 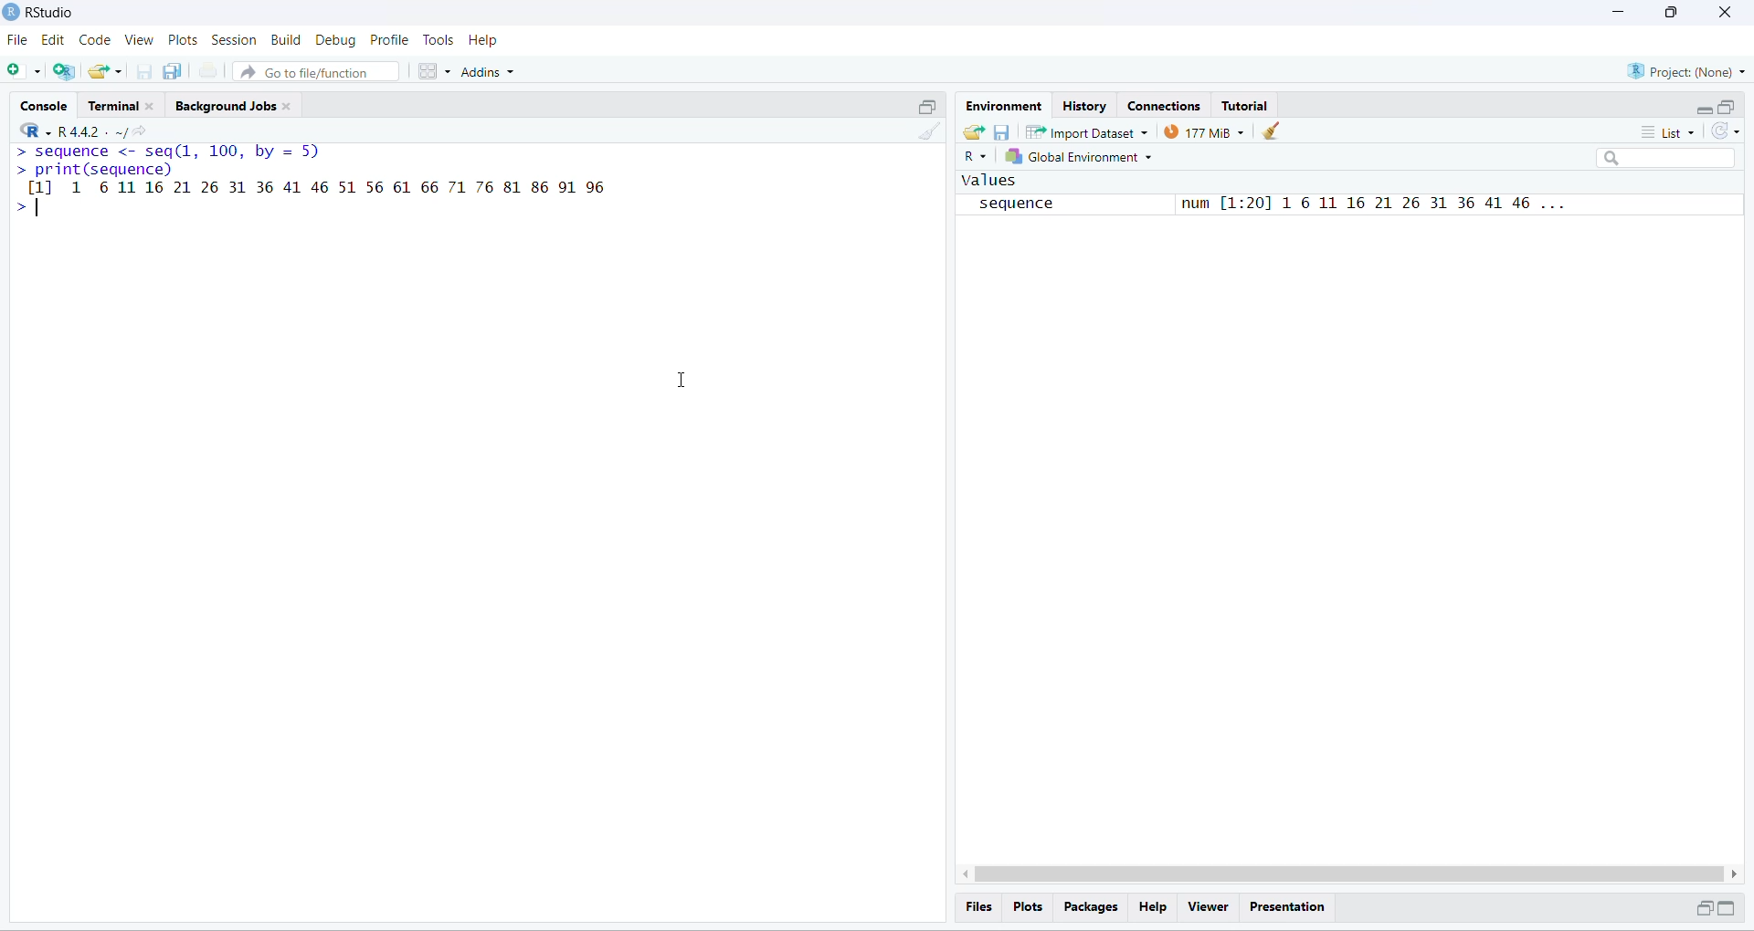 What do you see at coordinates (930, 131) in the screenshot?
I see `clean` at bounding box center [930, 131].